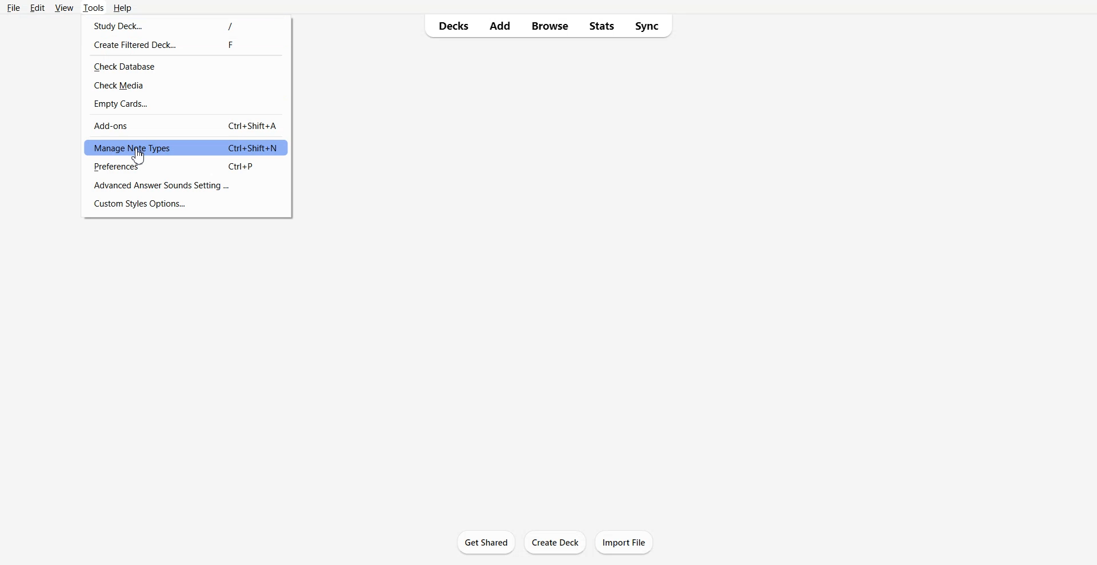 The width and height of the screenshot is (1097, 565). What do you see at coordinates (649, 26) in the screenshot?
I see `Sync` at bounding box center [649, 26].